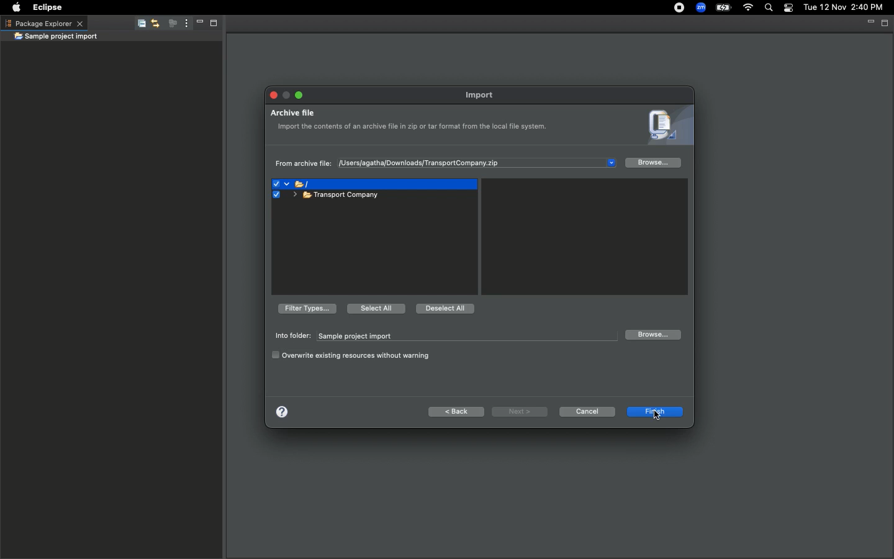 The height and width of the screenshot is (559, 894). What do you see at coordinates (401, 165) in the screenshot?
I see `From archive file: [Users/agatha/Downloads/TransportCompany.zip` at bounding box center [401, 165].